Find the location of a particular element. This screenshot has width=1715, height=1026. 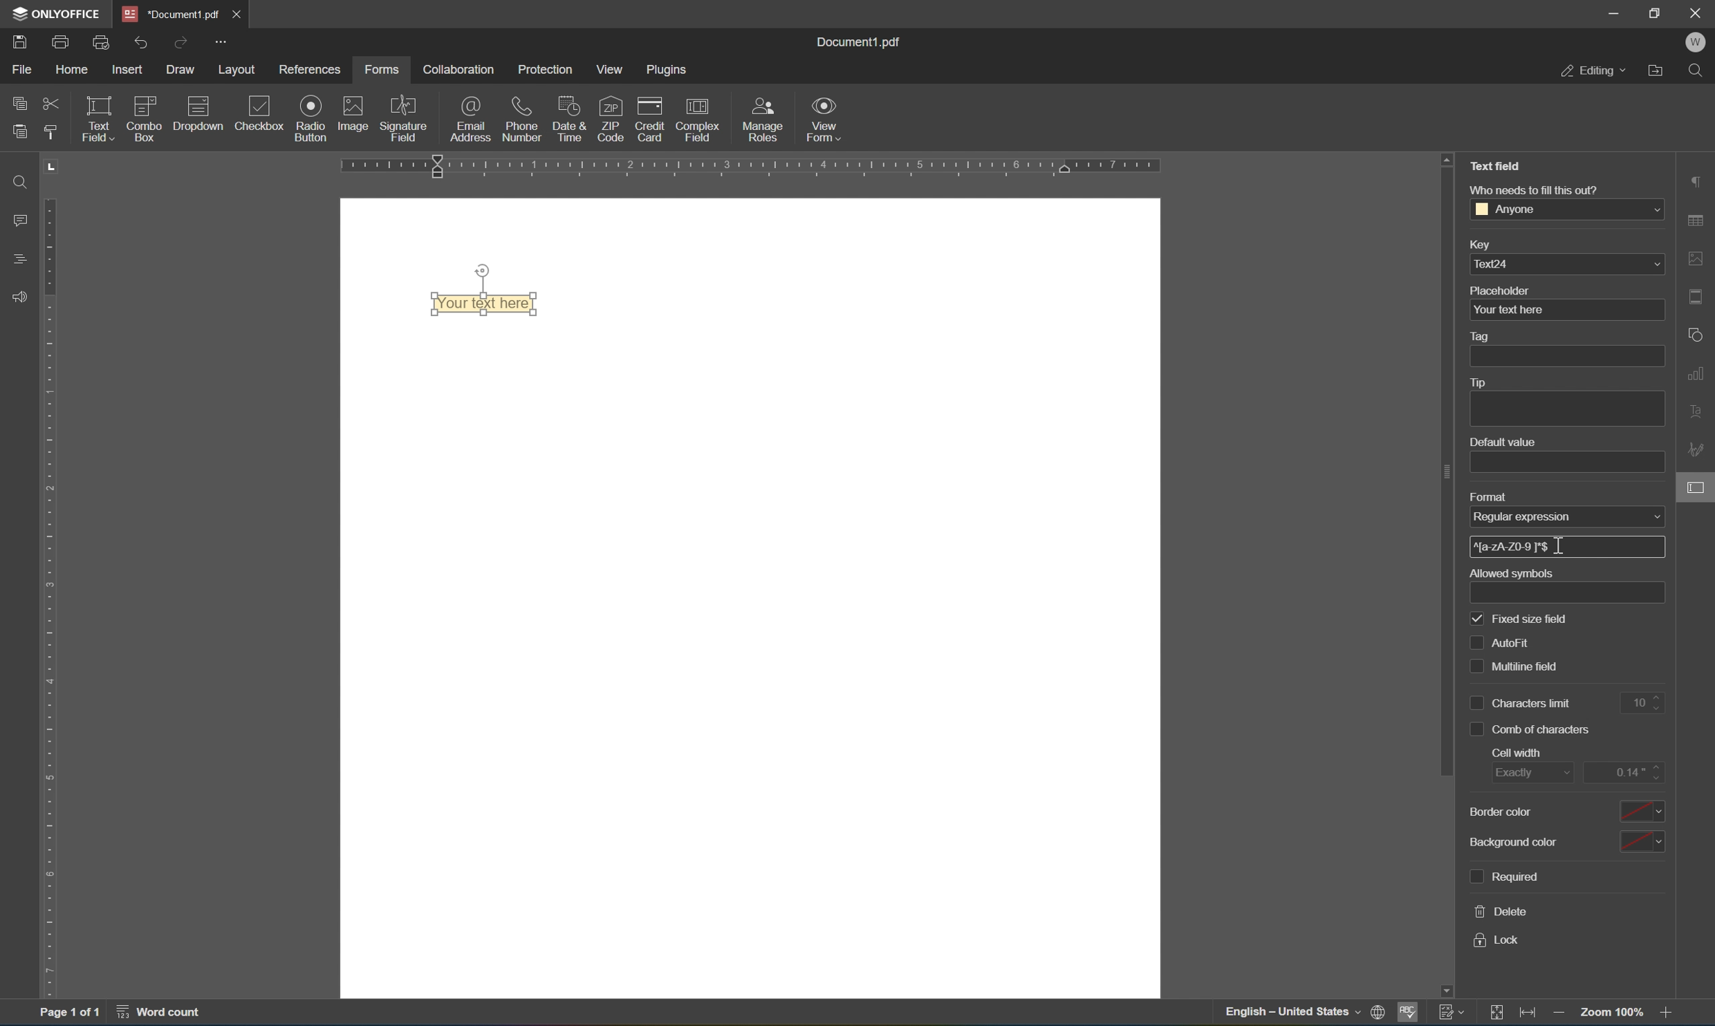

protection is located at coordinates (546, 69).